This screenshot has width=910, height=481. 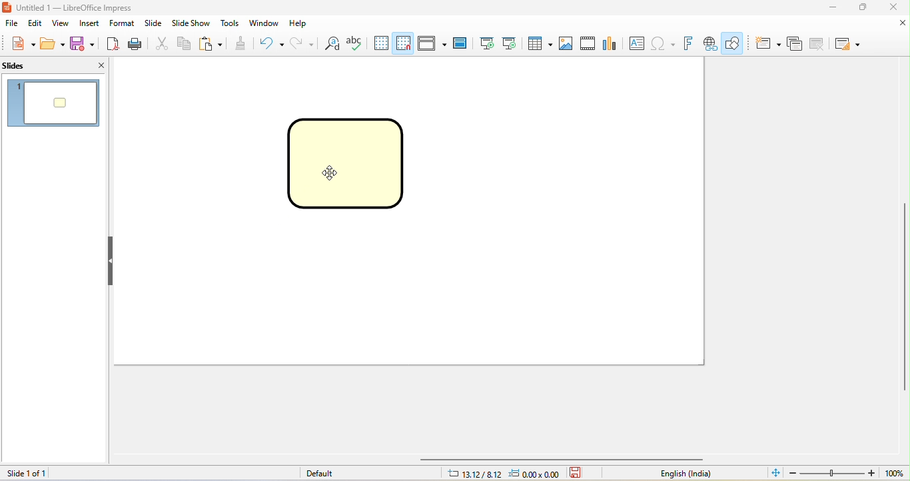 What do you see at coordinates (848, 43) in the screenshot?
I see `slide layout` at bounding box center [848, 43].